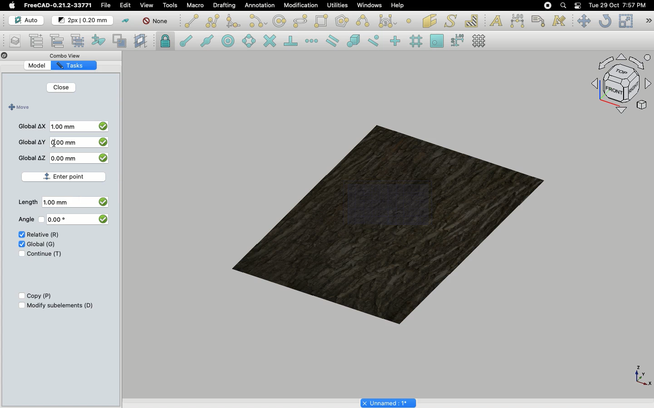  I want to click on Rectangle, so click(323, 21).